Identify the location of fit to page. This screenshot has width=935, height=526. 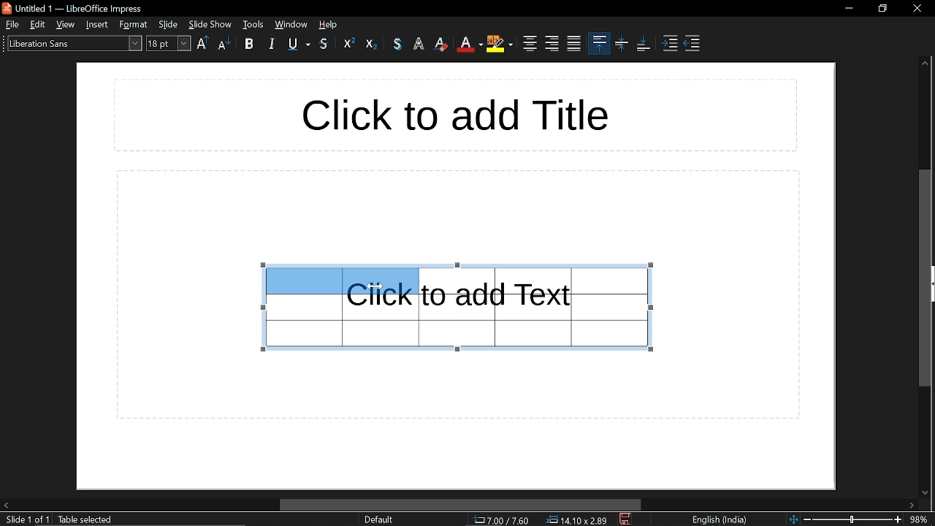
(793, 519).